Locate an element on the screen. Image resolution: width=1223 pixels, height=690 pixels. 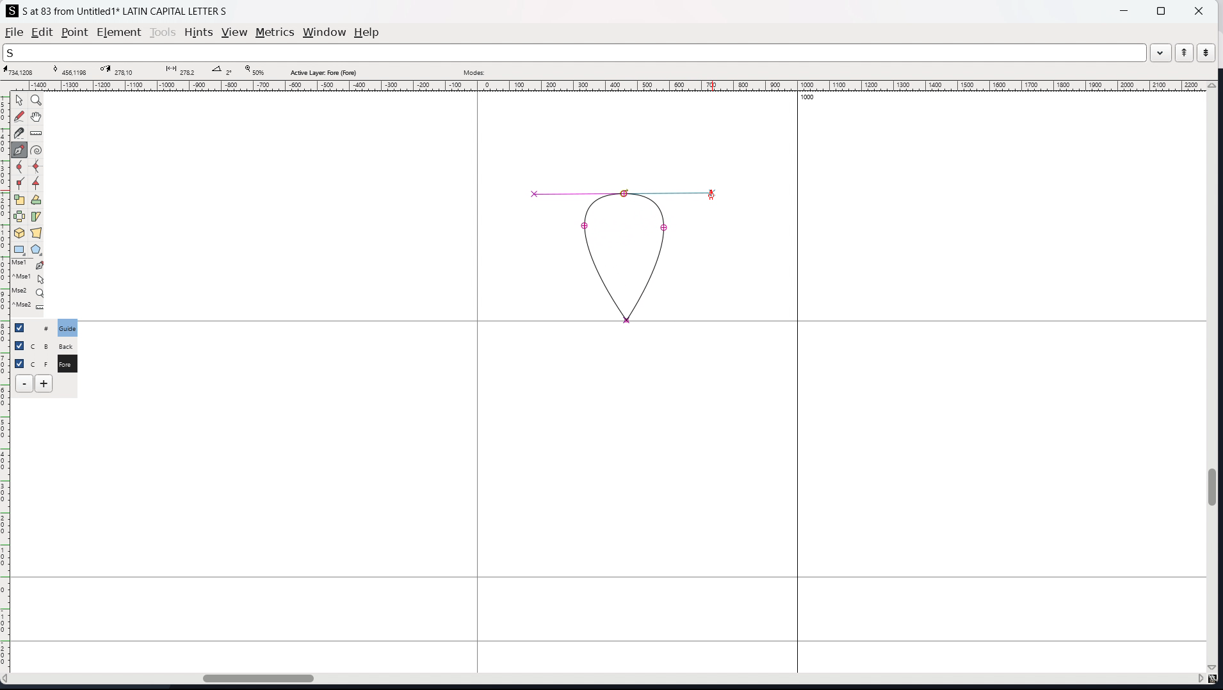
view is located at coordinates (234, 33).